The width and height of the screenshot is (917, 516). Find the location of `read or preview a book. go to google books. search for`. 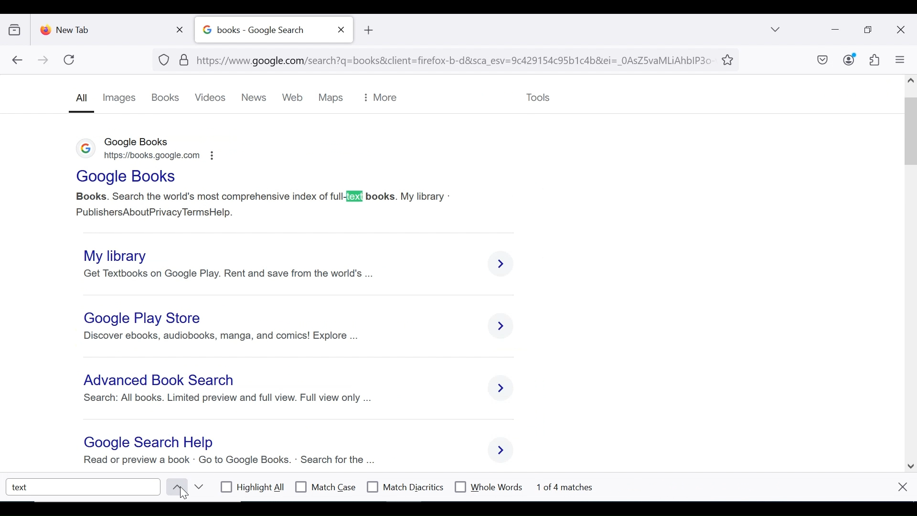

read or preview a book. go to google books. search for is located at coordinates (226, 461).